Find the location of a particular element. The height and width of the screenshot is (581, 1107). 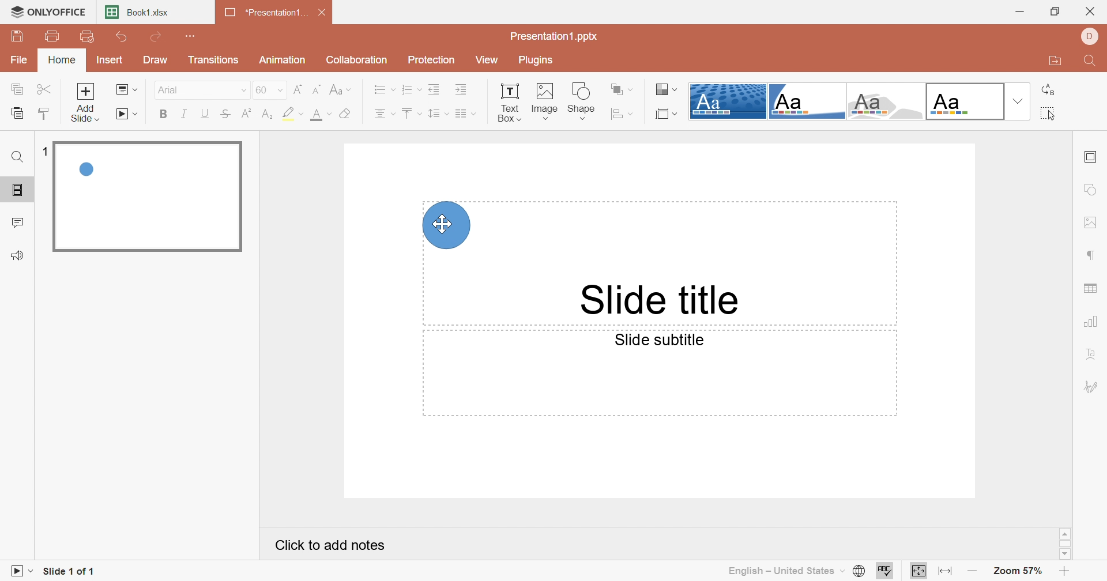

Slide settings is located at coordinates (1089, 158).